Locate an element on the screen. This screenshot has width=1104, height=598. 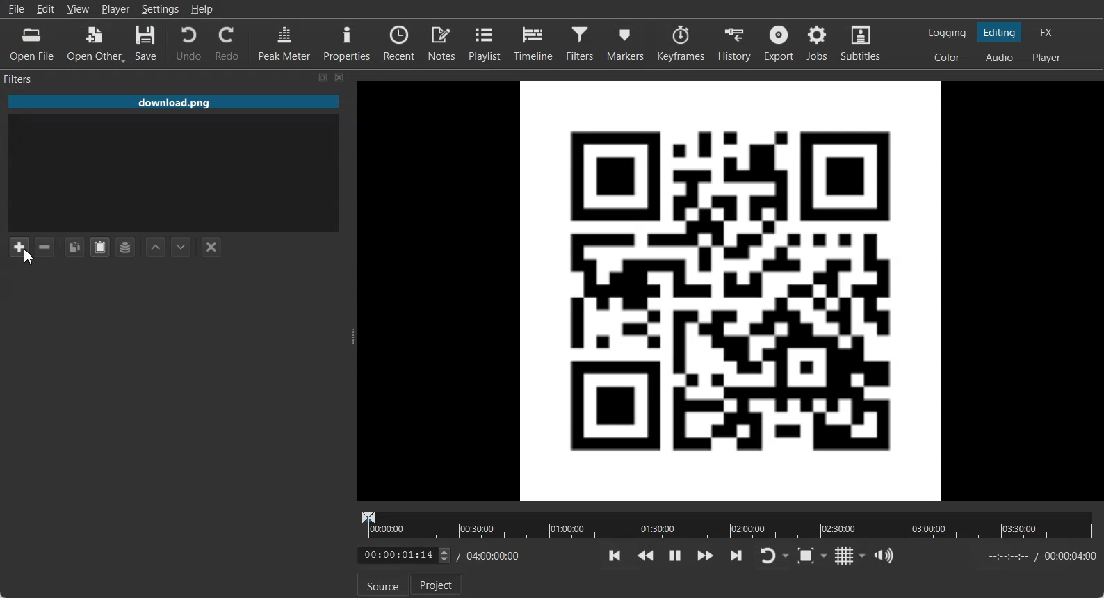
Switching to the Color layout is located at coordinates (947, 58).